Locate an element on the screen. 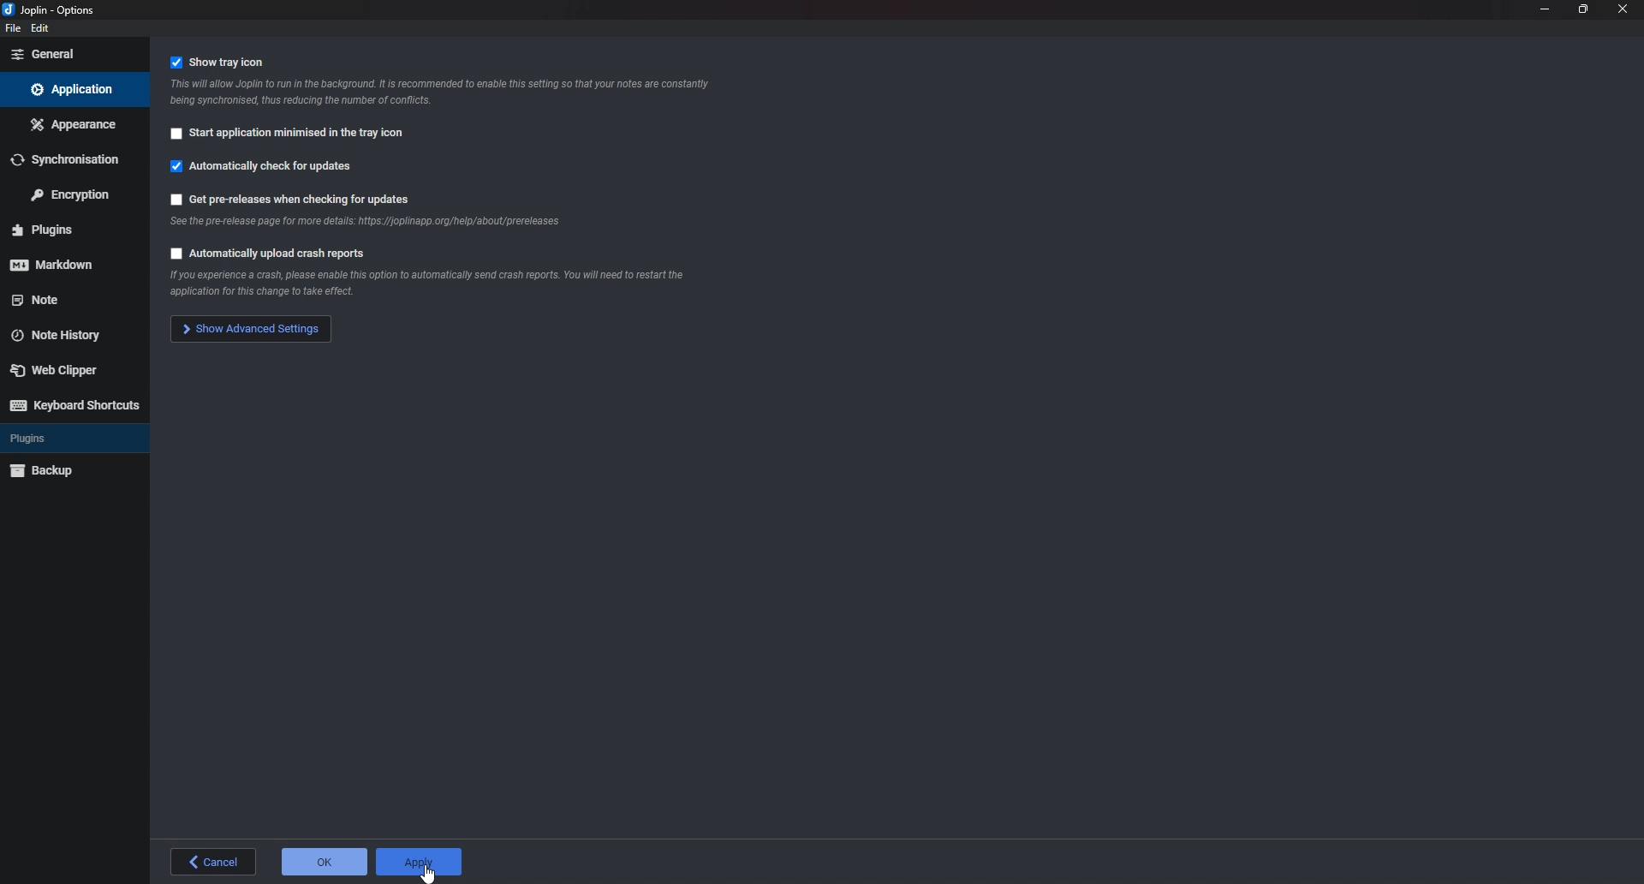  resize is located at coordinates (1584, 10).